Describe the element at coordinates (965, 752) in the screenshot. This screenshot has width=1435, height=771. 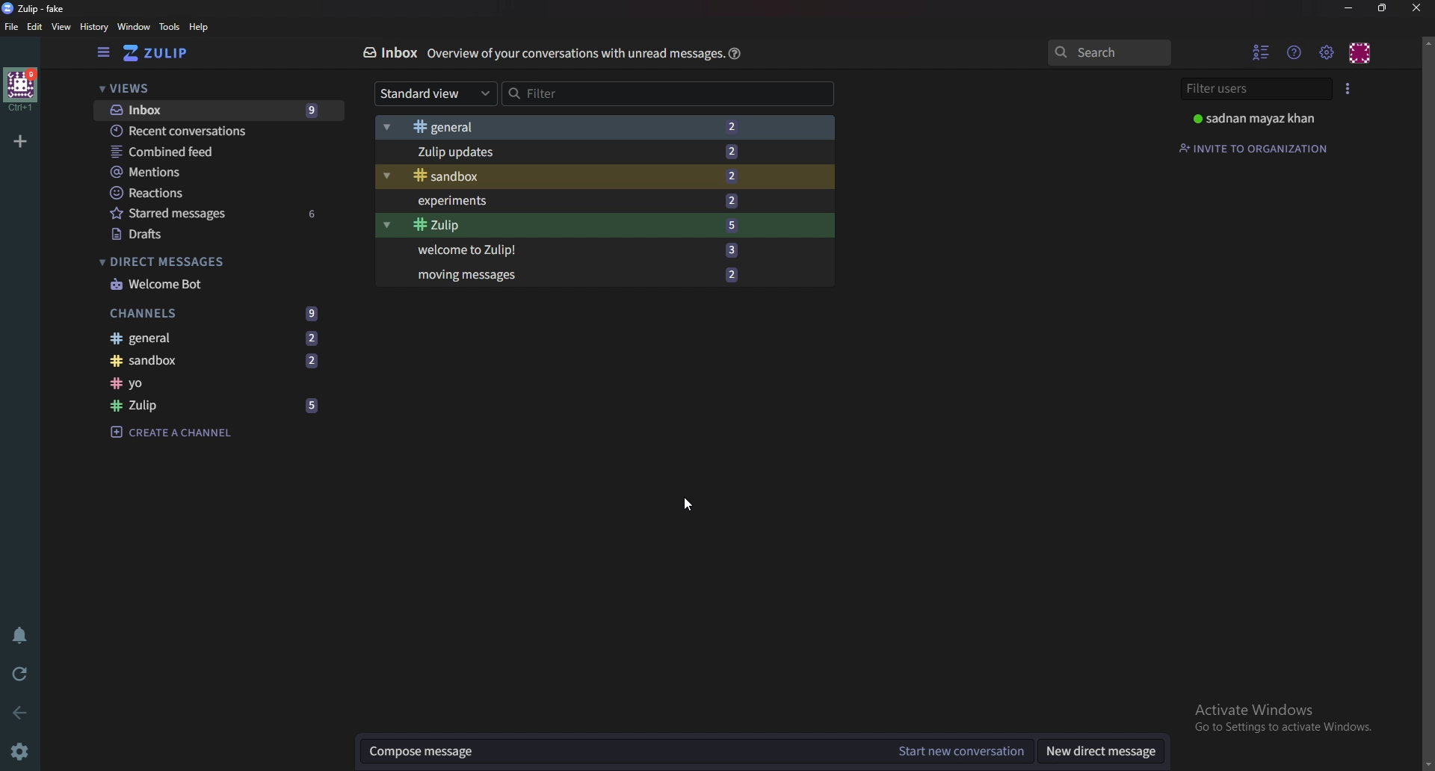
I see `Start new conversation` at that location.